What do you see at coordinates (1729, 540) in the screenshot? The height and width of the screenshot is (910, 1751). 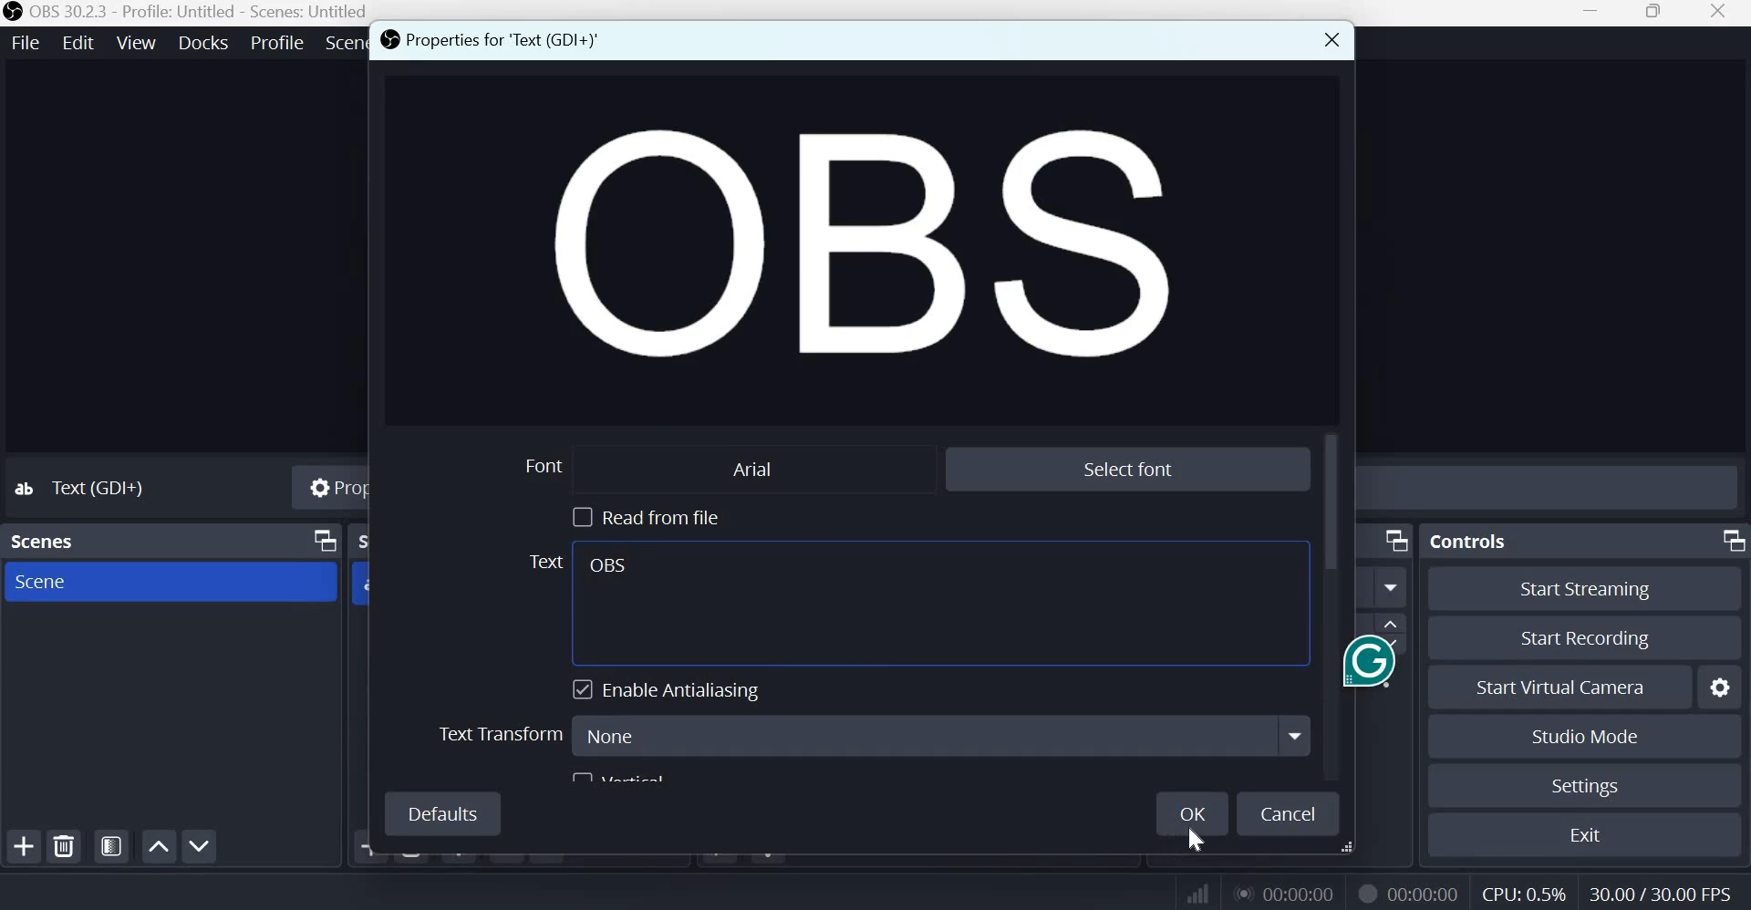 I see ` Dock Options icon` at bounding box center [1729, 540].